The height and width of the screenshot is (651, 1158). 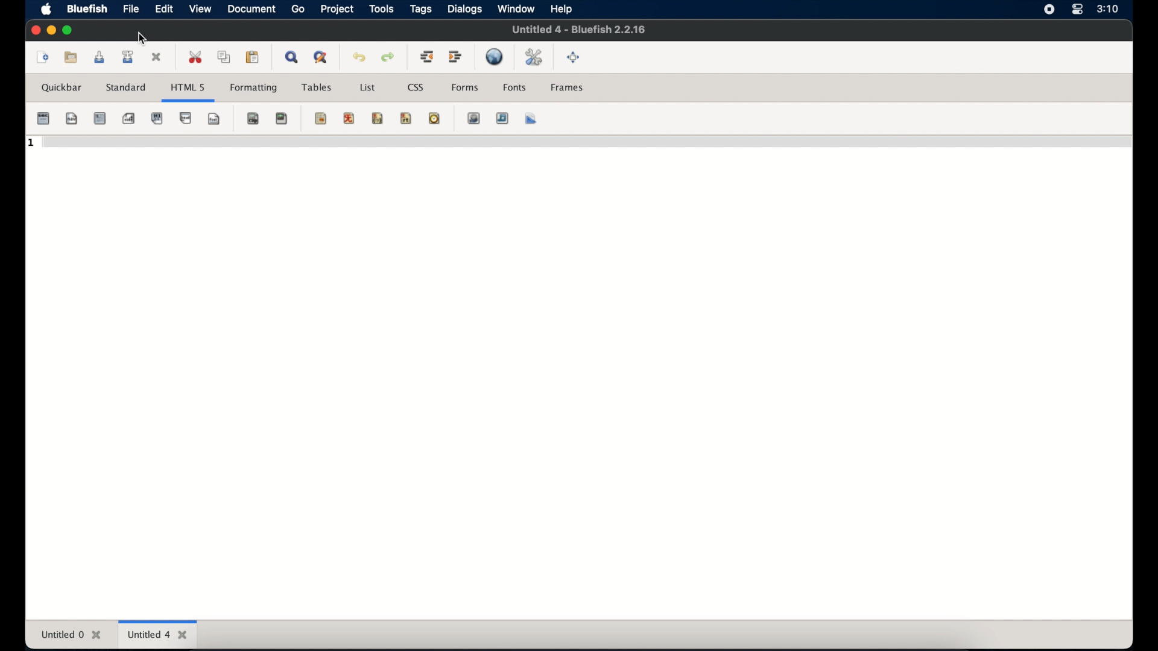 I want to click on go, so click(x=298, y=10).